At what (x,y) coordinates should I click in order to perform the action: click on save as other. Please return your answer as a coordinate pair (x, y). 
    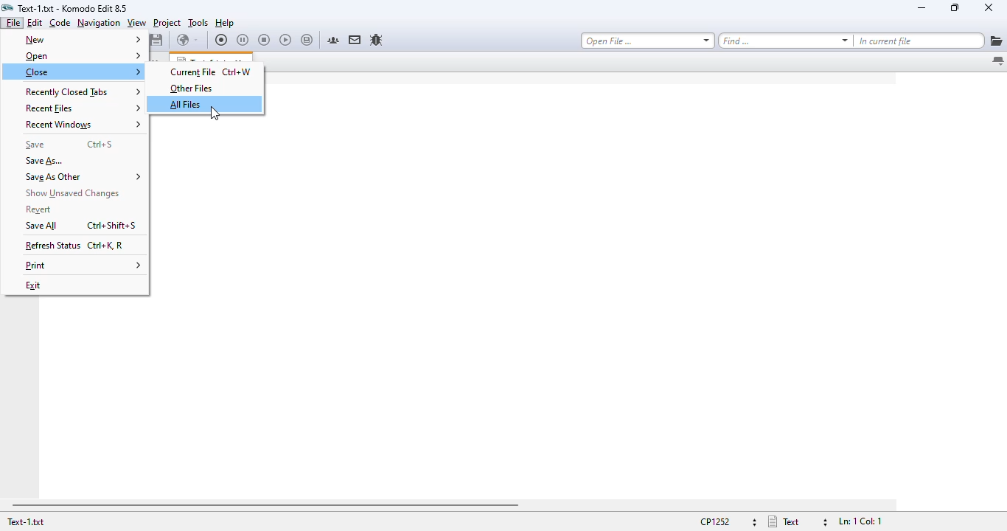
    Looking at the image, I should click on (84, 177).